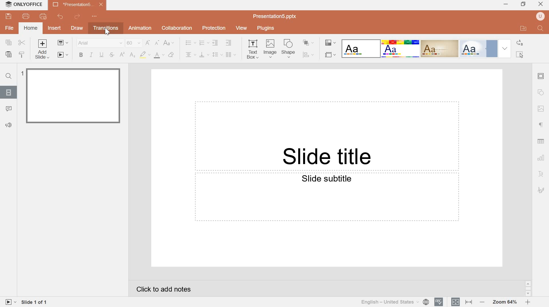 Image resolution: width=549 pixels, height=307 pixels. I want to click on select document language, so click(395, 302).